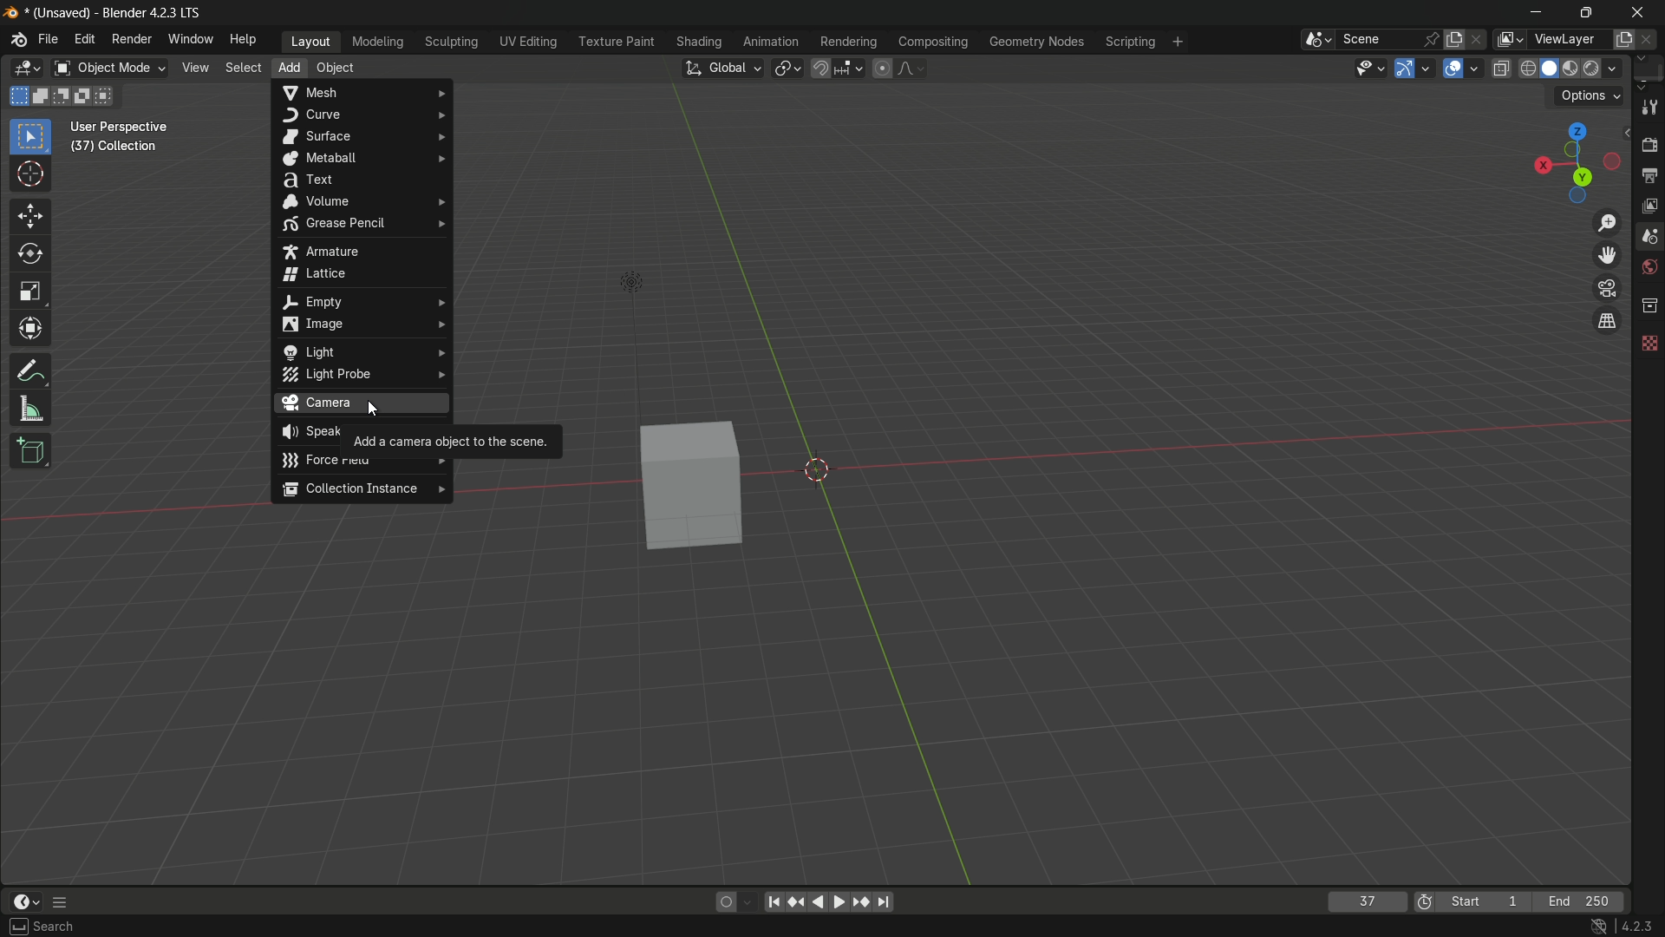  I want to click on mesh, so click(365, 92).